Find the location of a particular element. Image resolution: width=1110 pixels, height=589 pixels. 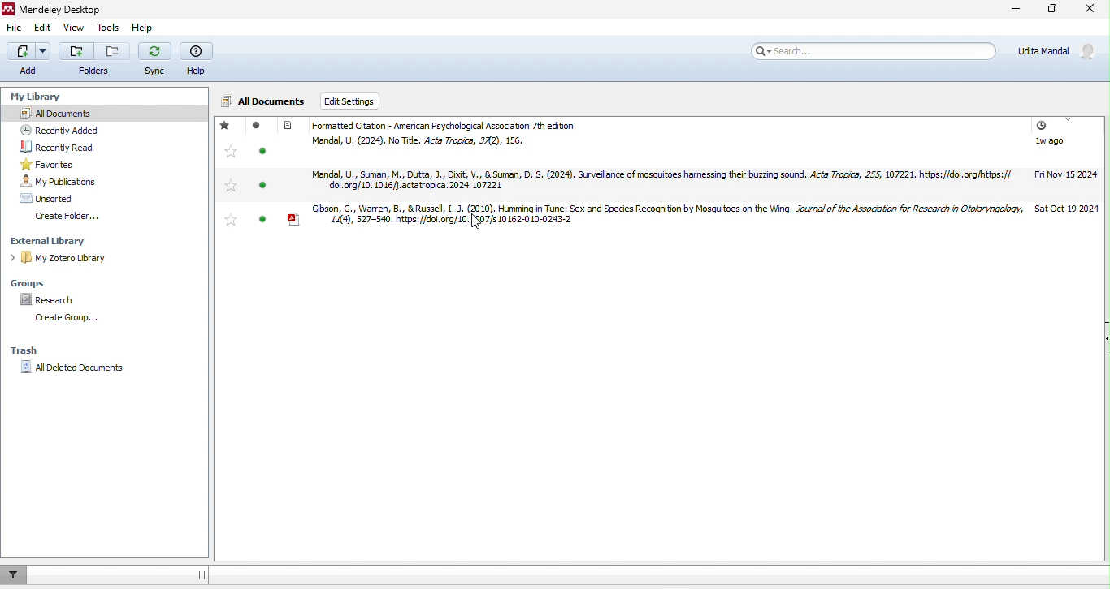

all deleted documents is located at coordinates (72, 370).